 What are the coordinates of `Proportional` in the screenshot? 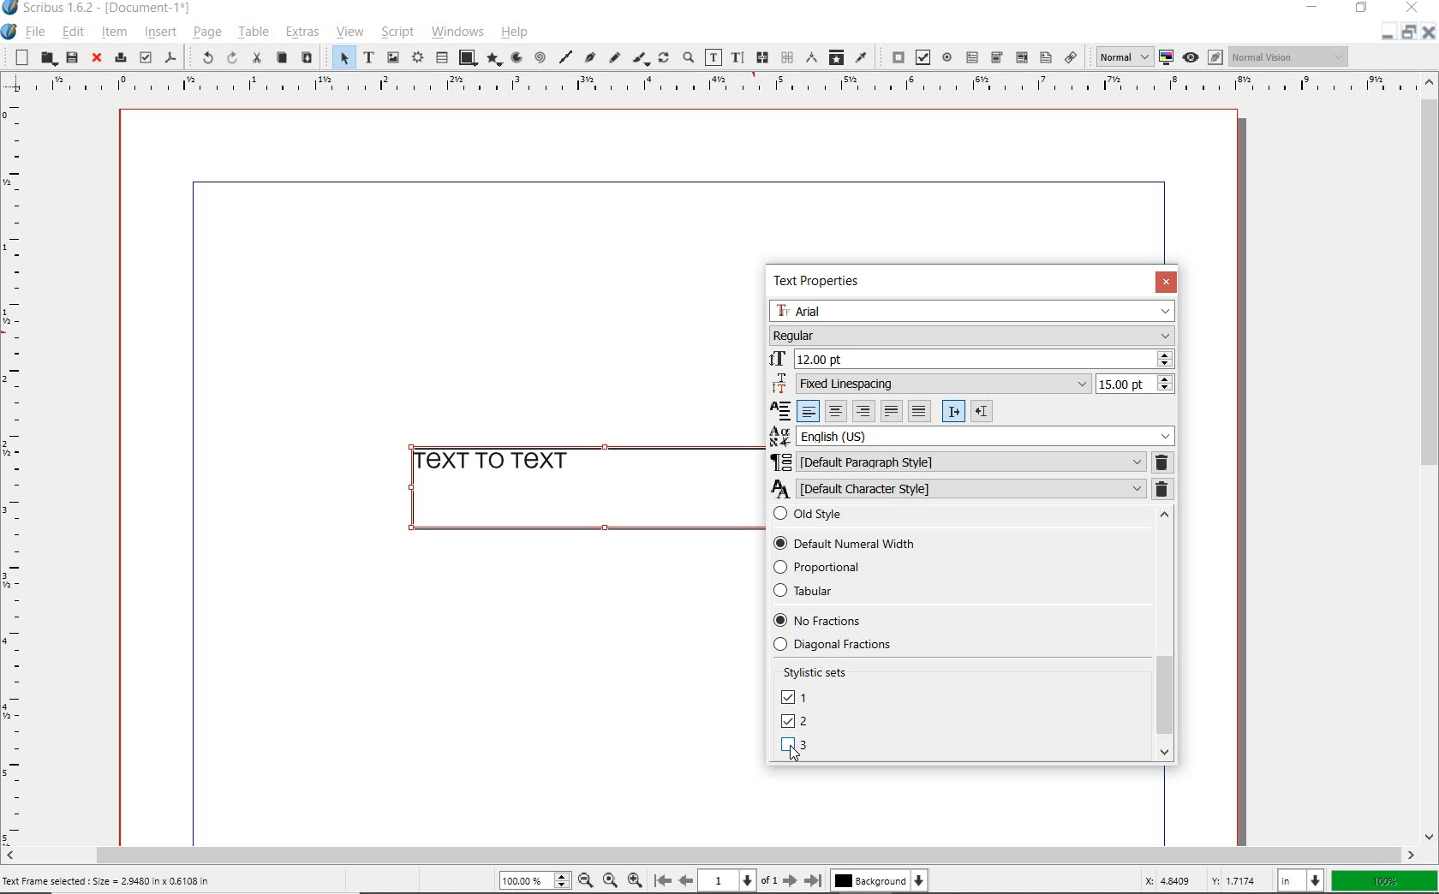 It's located at (862, 566).